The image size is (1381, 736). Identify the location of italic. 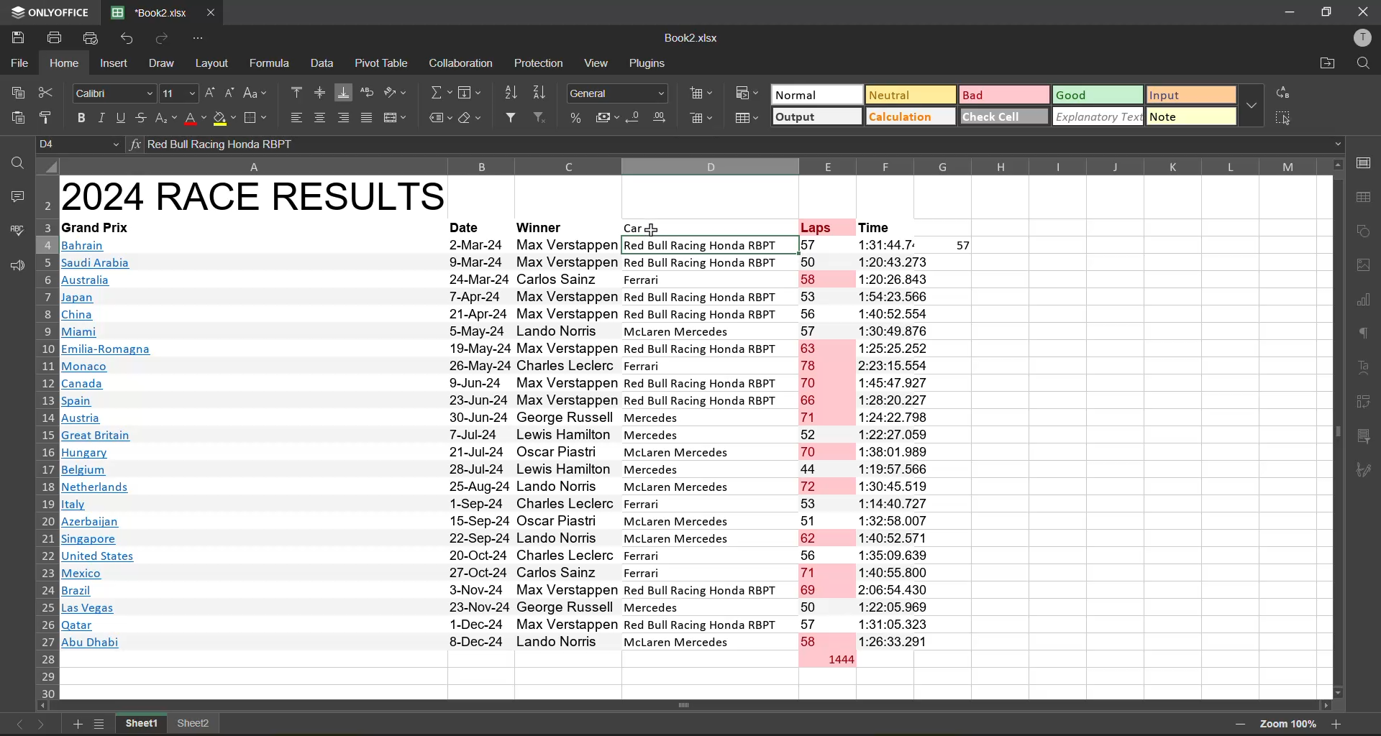
(99, 118).